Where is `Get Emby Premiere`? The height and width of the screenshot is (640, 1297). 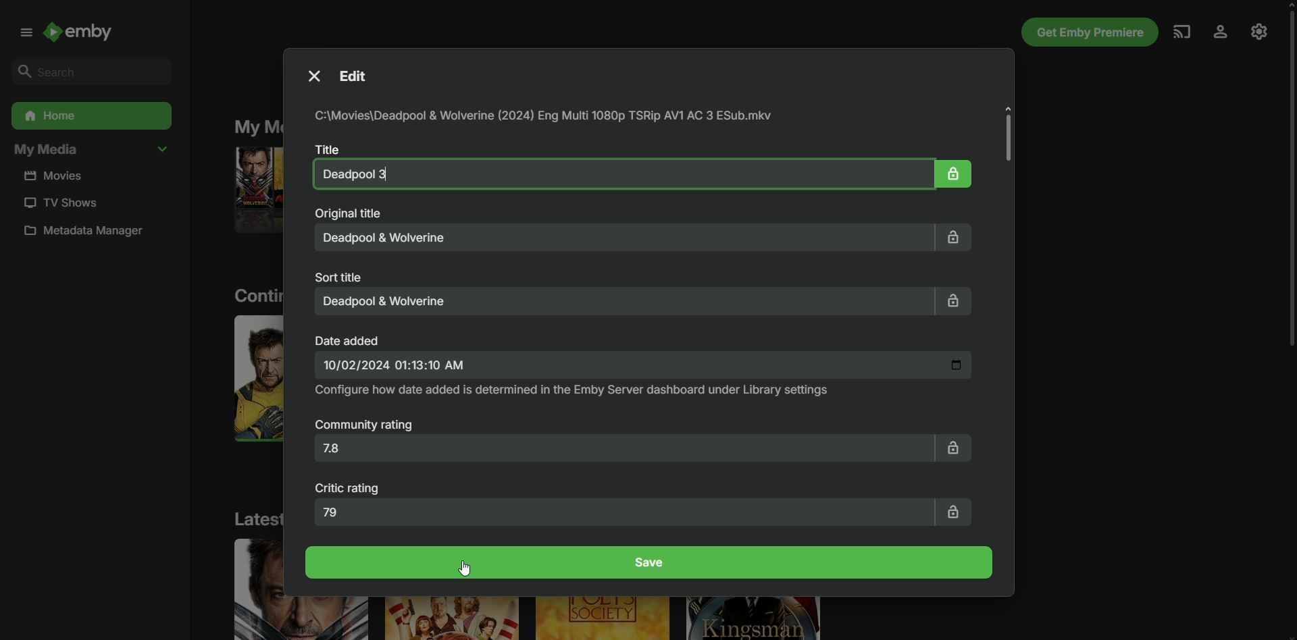 Get Emby Premiere is located at coordinates (1087, 32).